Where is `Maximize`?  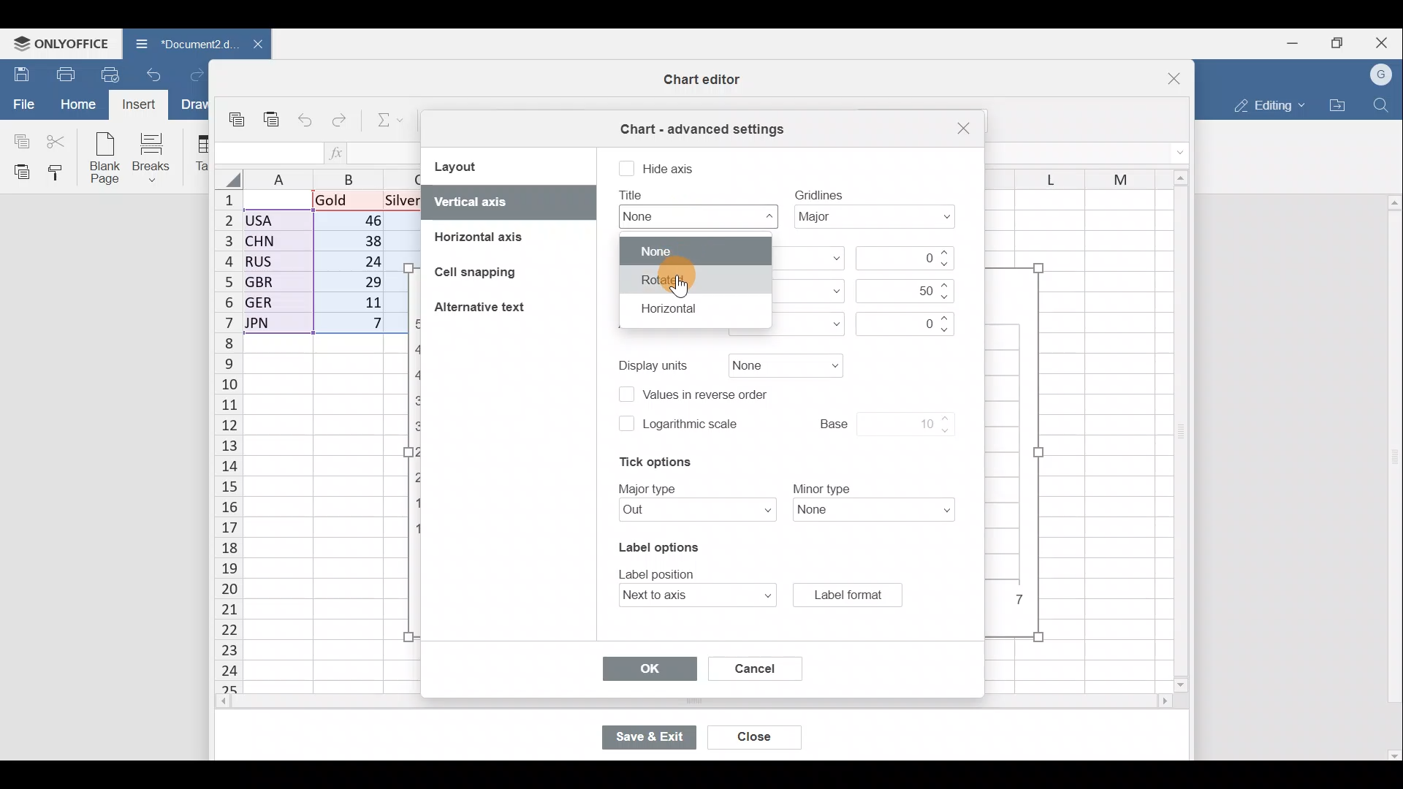
Maximize is located at coordinates (1337, 43).